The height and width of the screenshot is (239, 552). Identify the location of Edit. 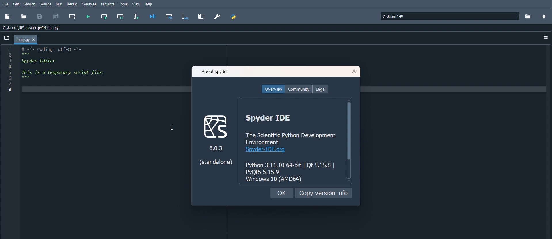
(16, 4).